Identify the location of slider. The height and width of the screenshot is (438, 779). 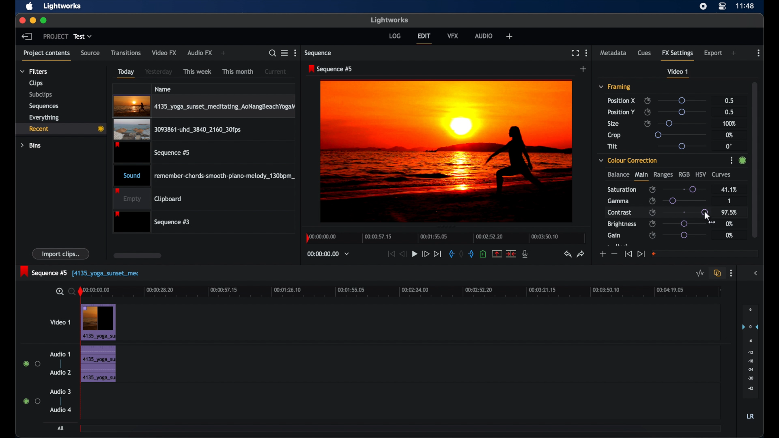
(682, 146).